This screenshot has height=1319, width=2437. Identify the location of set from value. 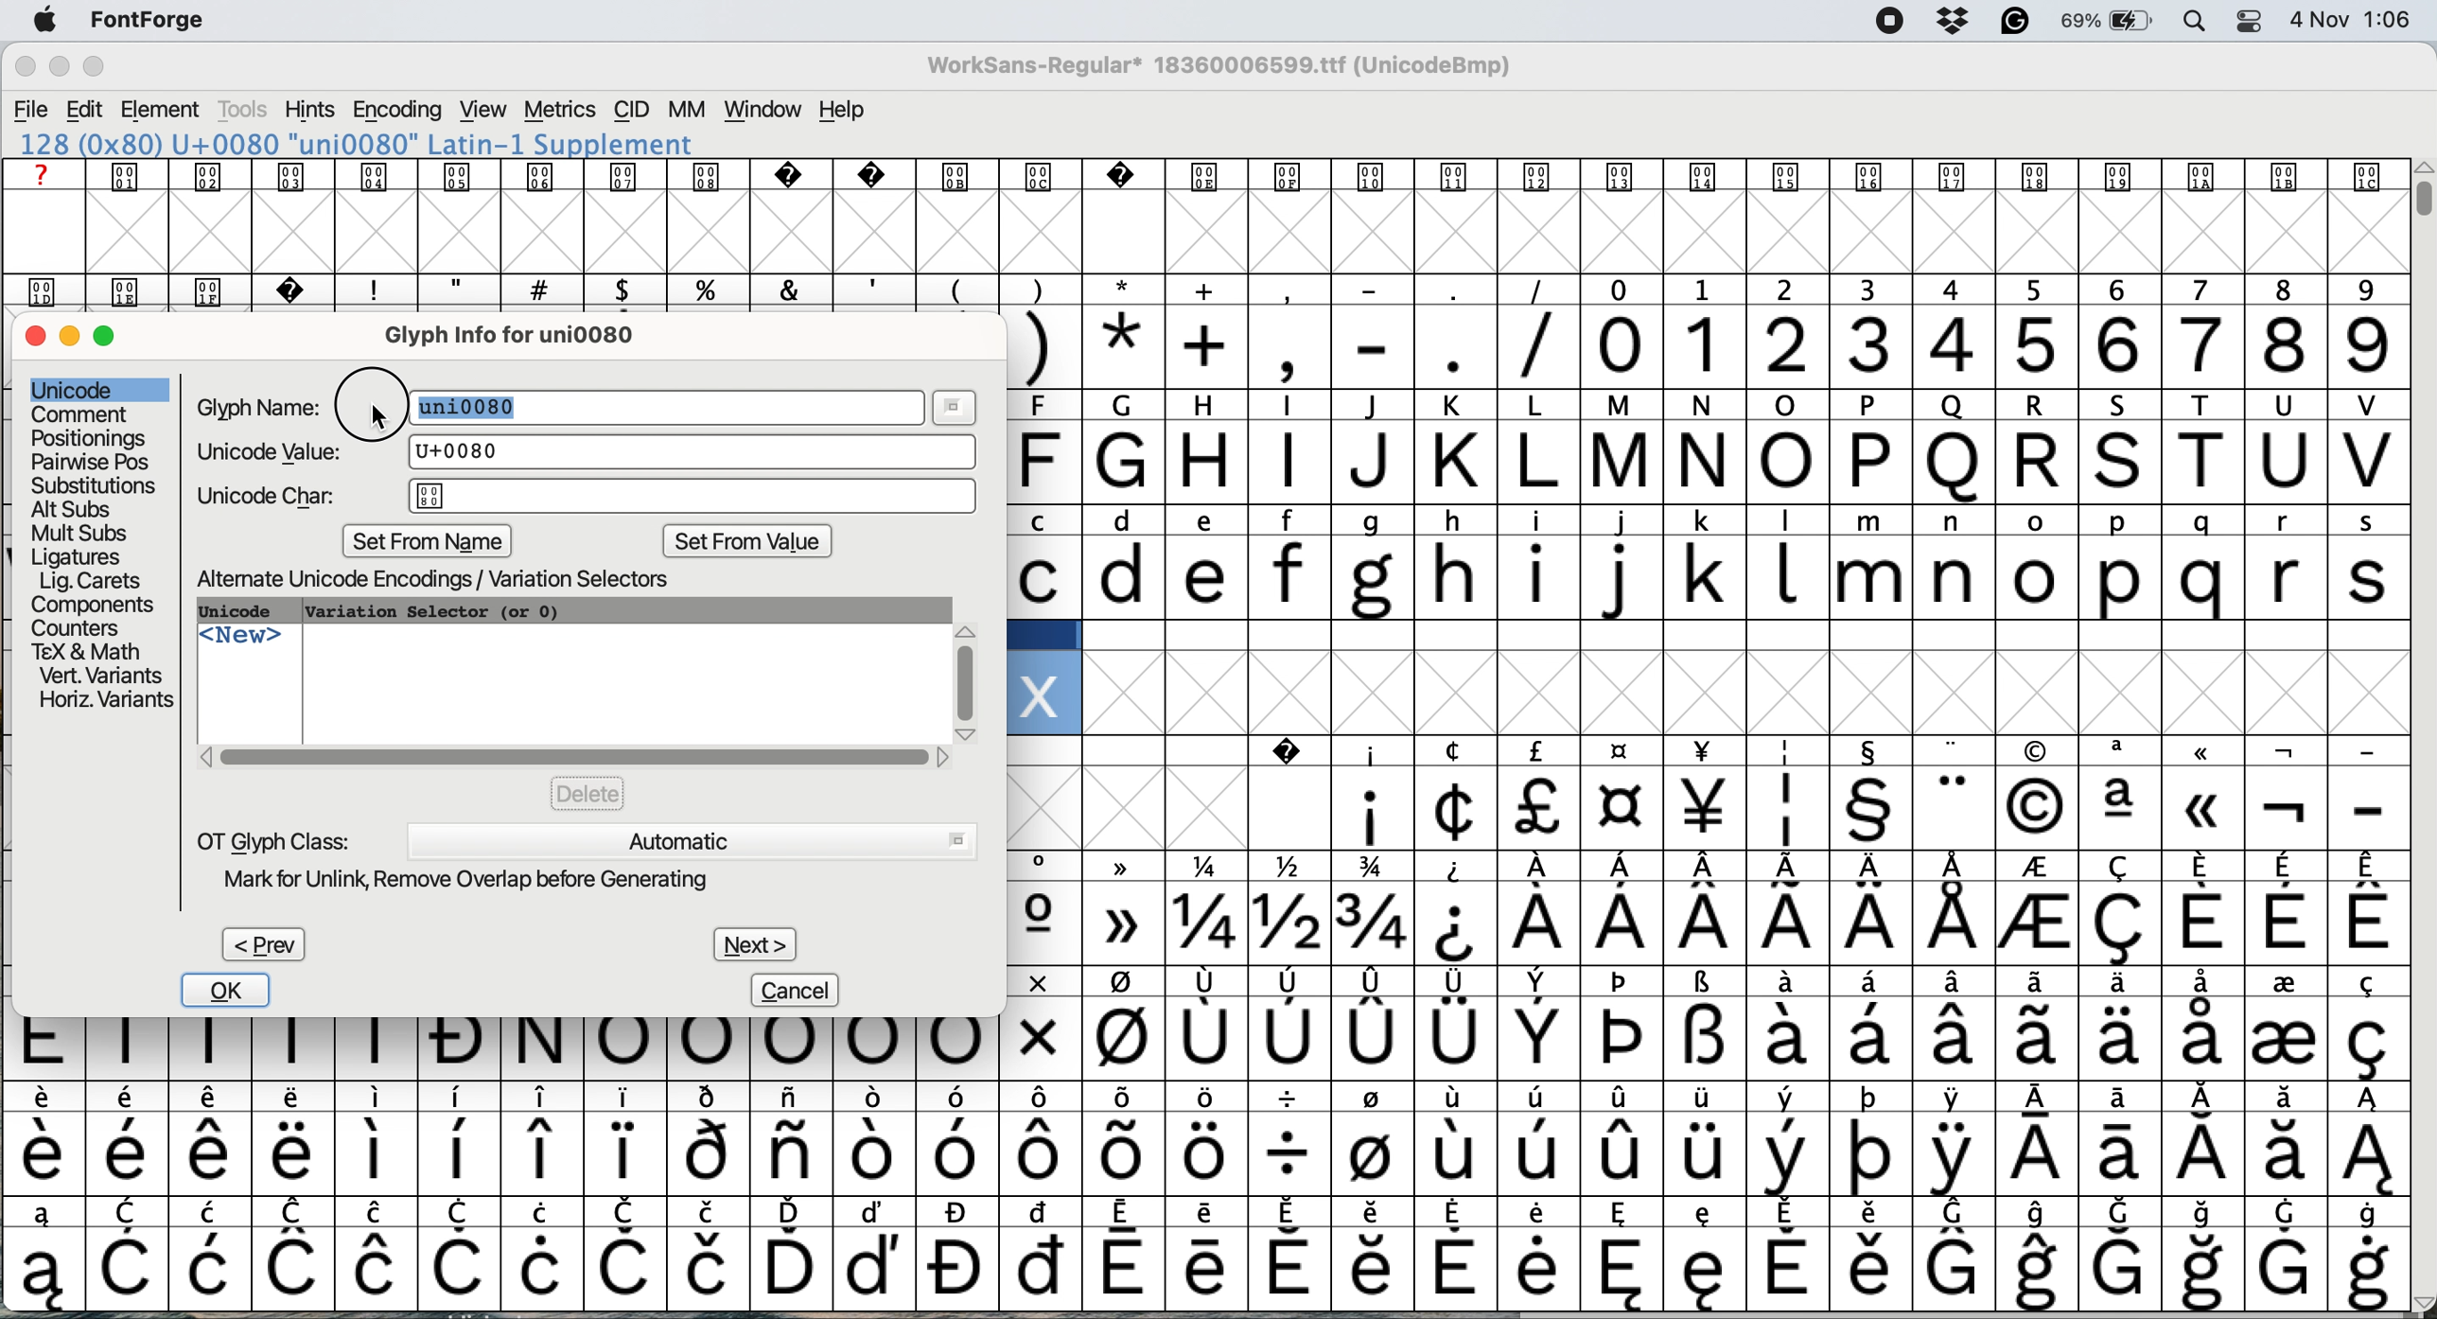
(746, 544).